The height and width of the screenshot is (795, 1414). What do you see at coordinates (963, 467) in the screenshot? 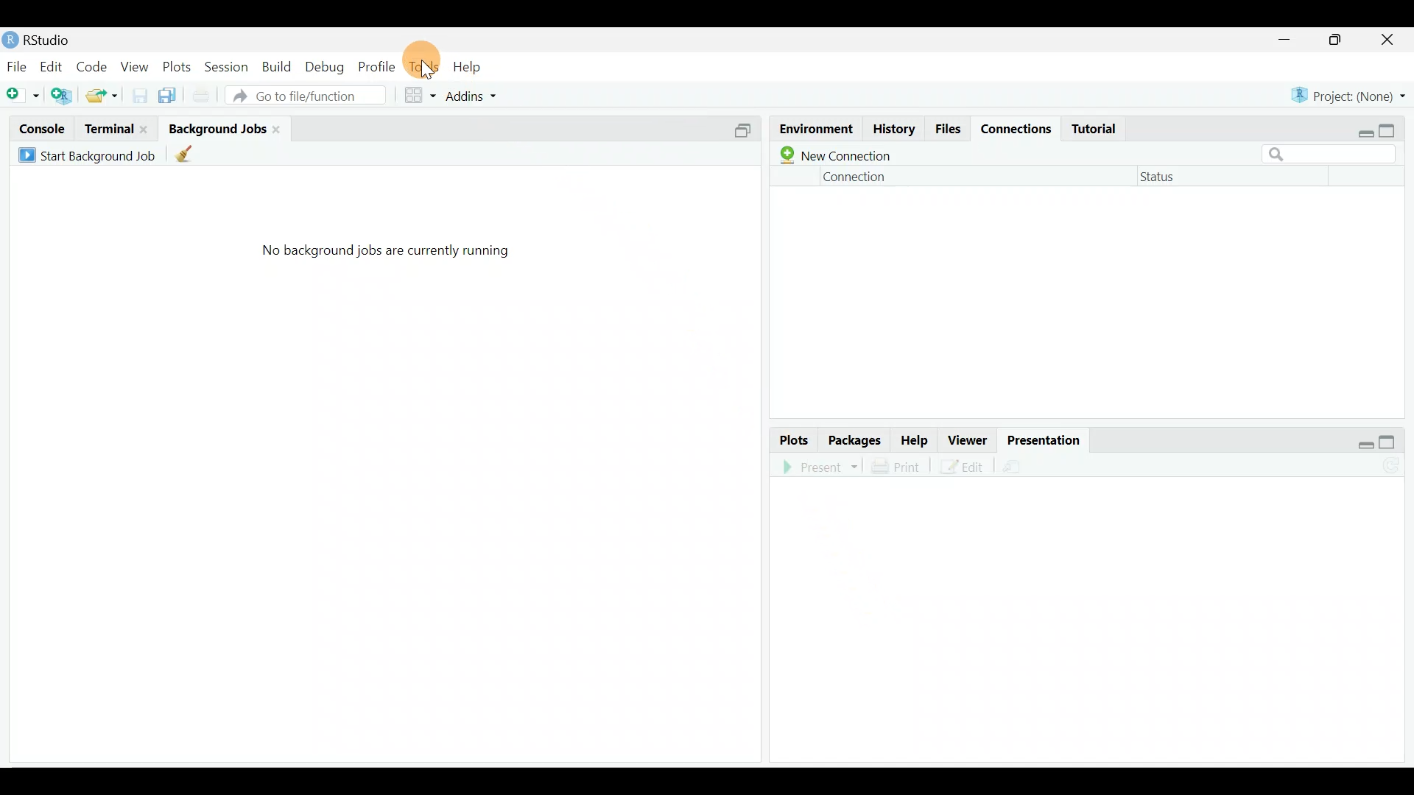
I see `Edit` at bounding box center [963, 467].